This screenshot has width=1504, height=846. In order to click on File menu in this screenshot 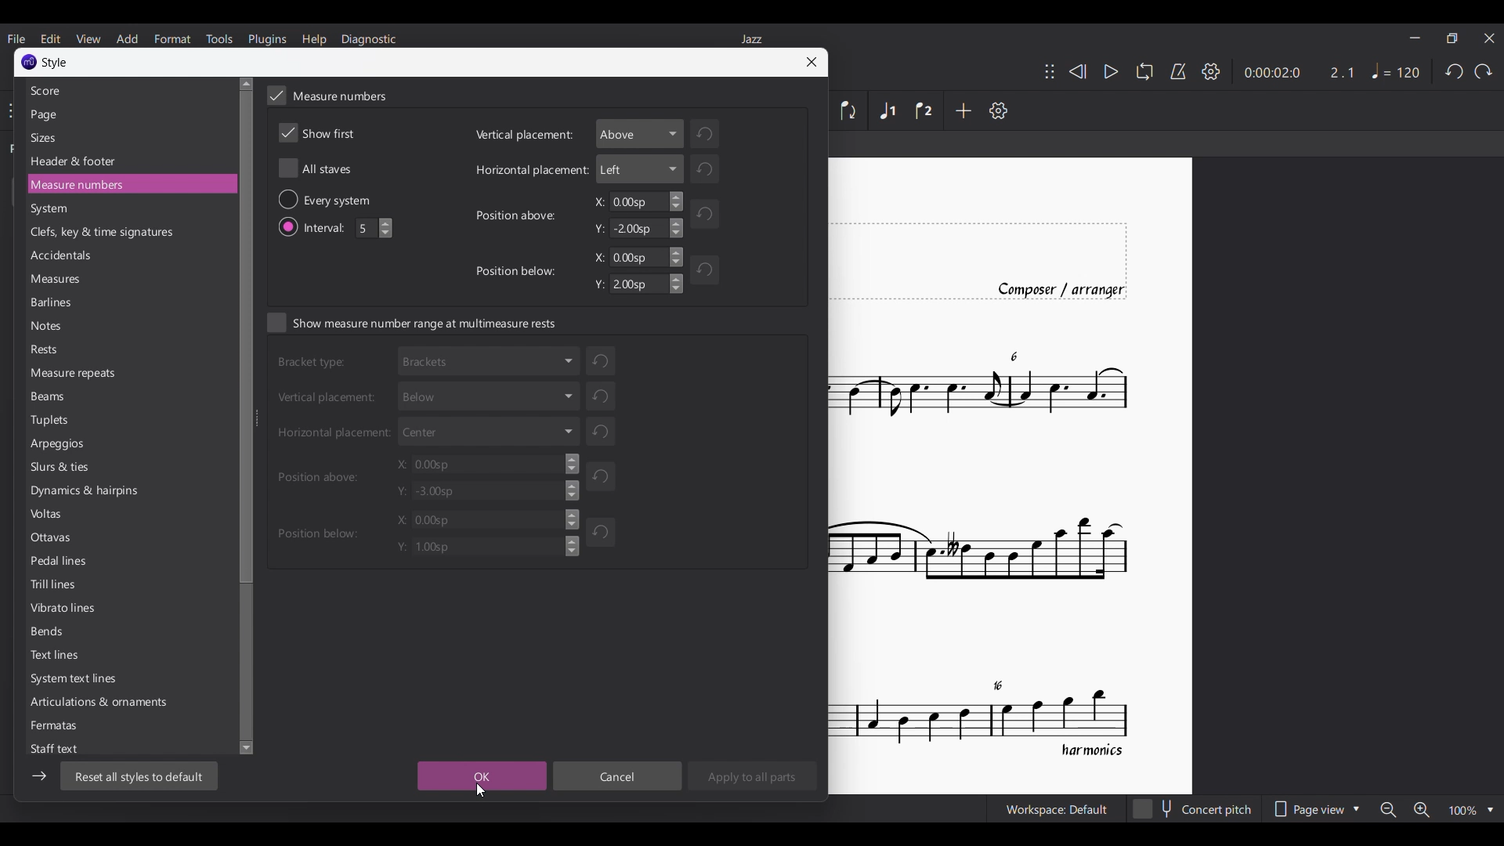, I will do `click(16, 38)`.